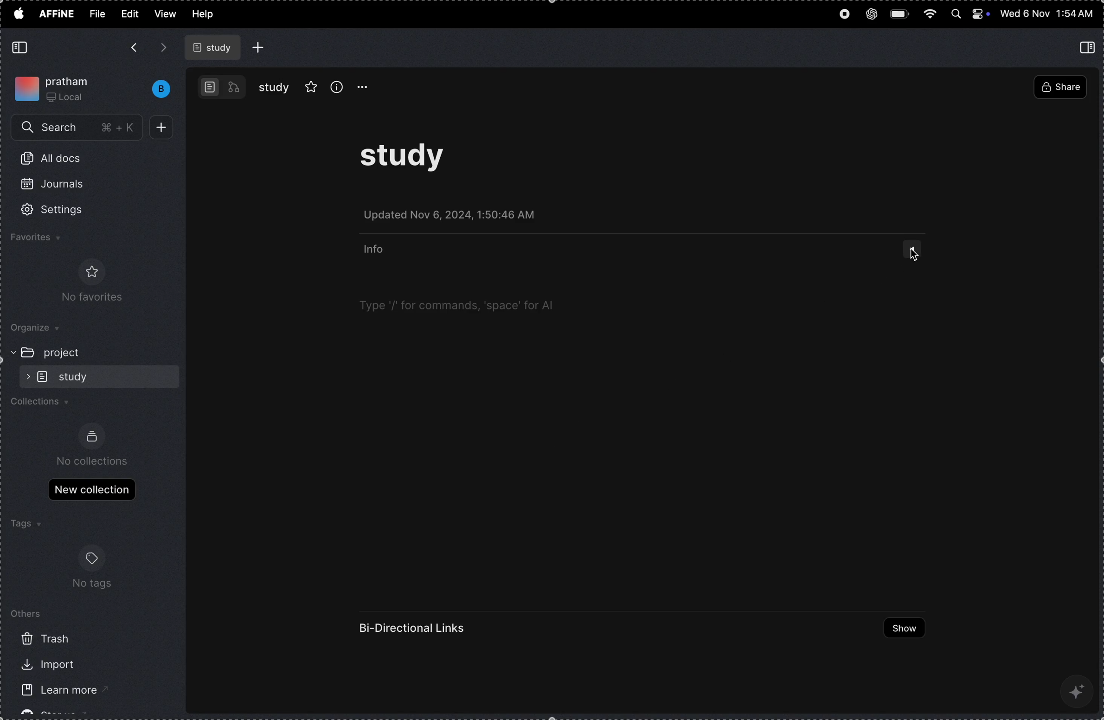 The width and height of the screenshot is (1104, 720). I want to click on record, so click(843, 15).